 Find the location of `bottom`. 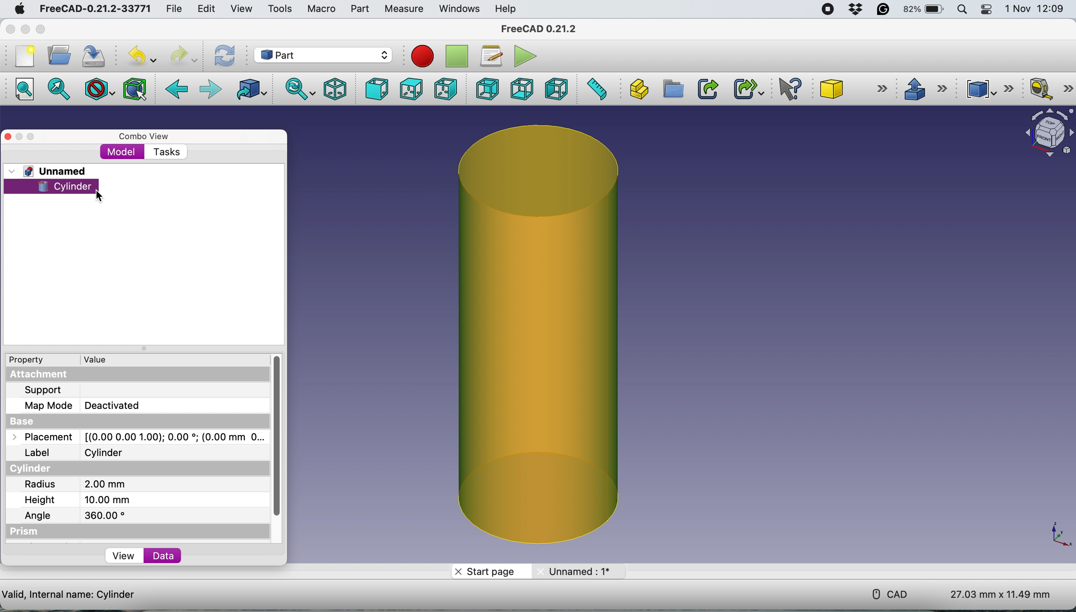

bottom is located at coordinates (520, 89).